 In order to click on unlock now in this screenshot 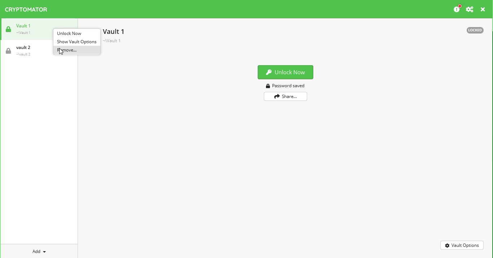, I will do `click(71, 34)`.